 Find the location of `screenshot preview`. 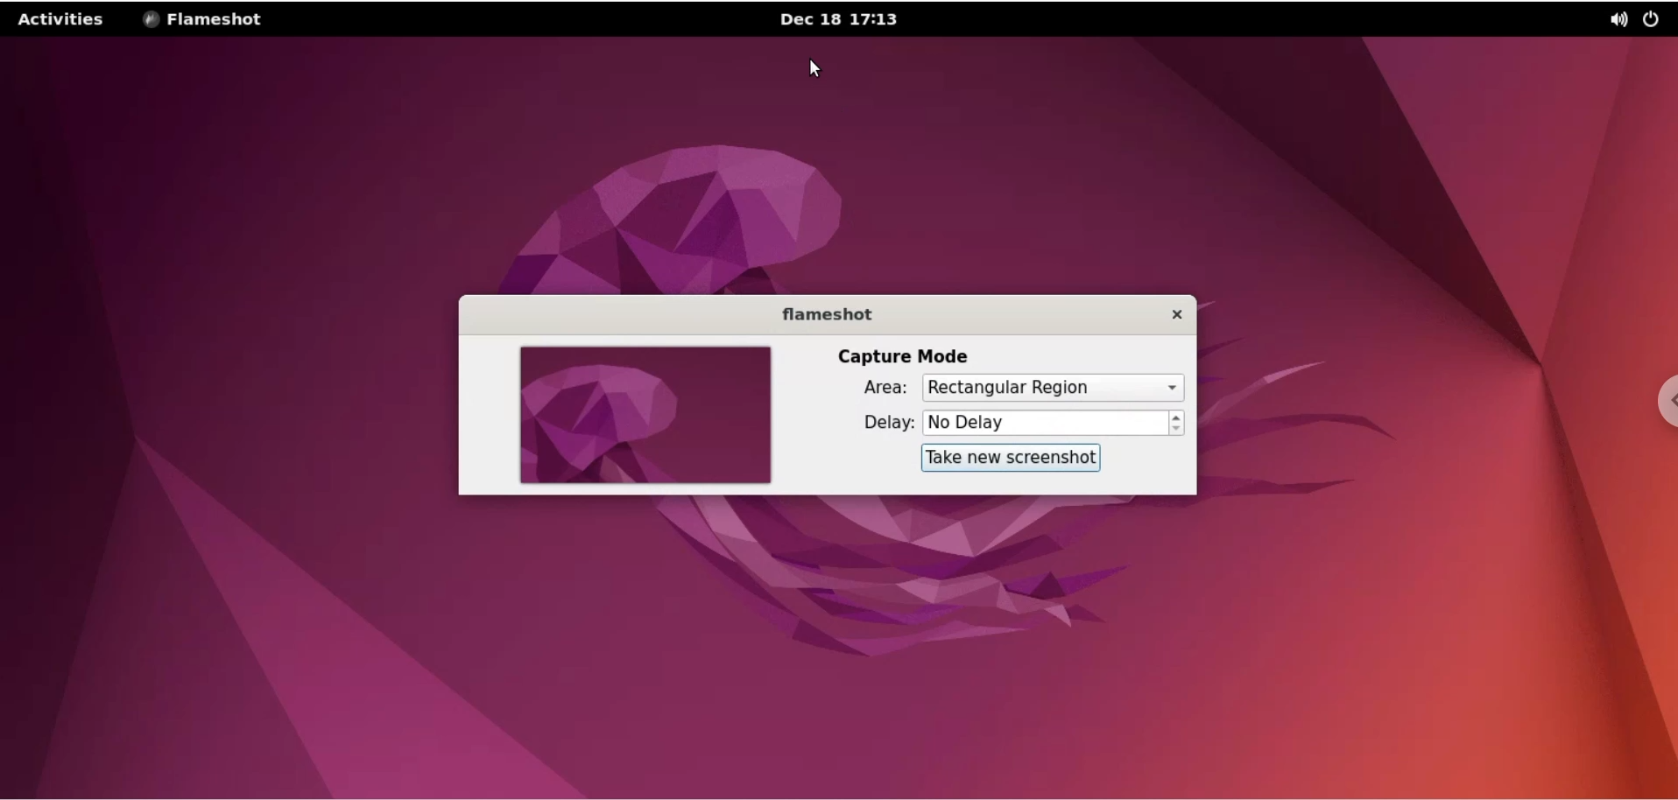

screenshot preview is located at coordinates (644, 415).